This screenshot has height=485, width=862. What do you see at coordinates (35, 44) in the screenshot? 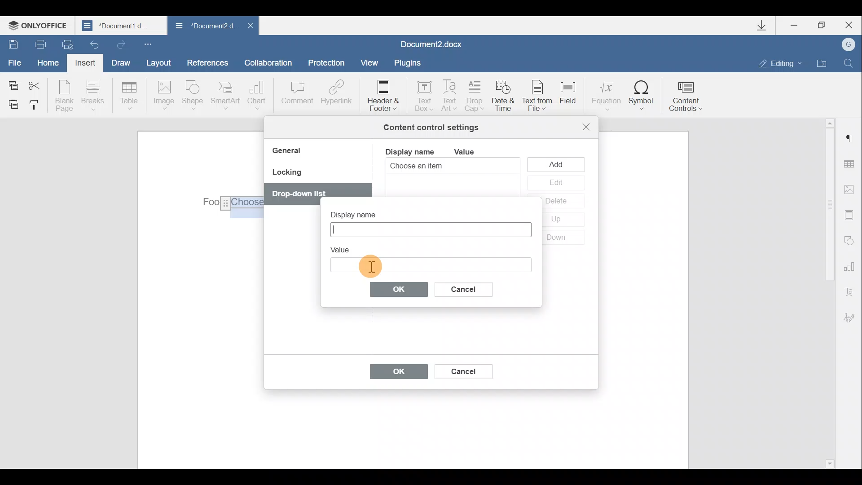
I see `Print file` at bounding box center [35, 44].